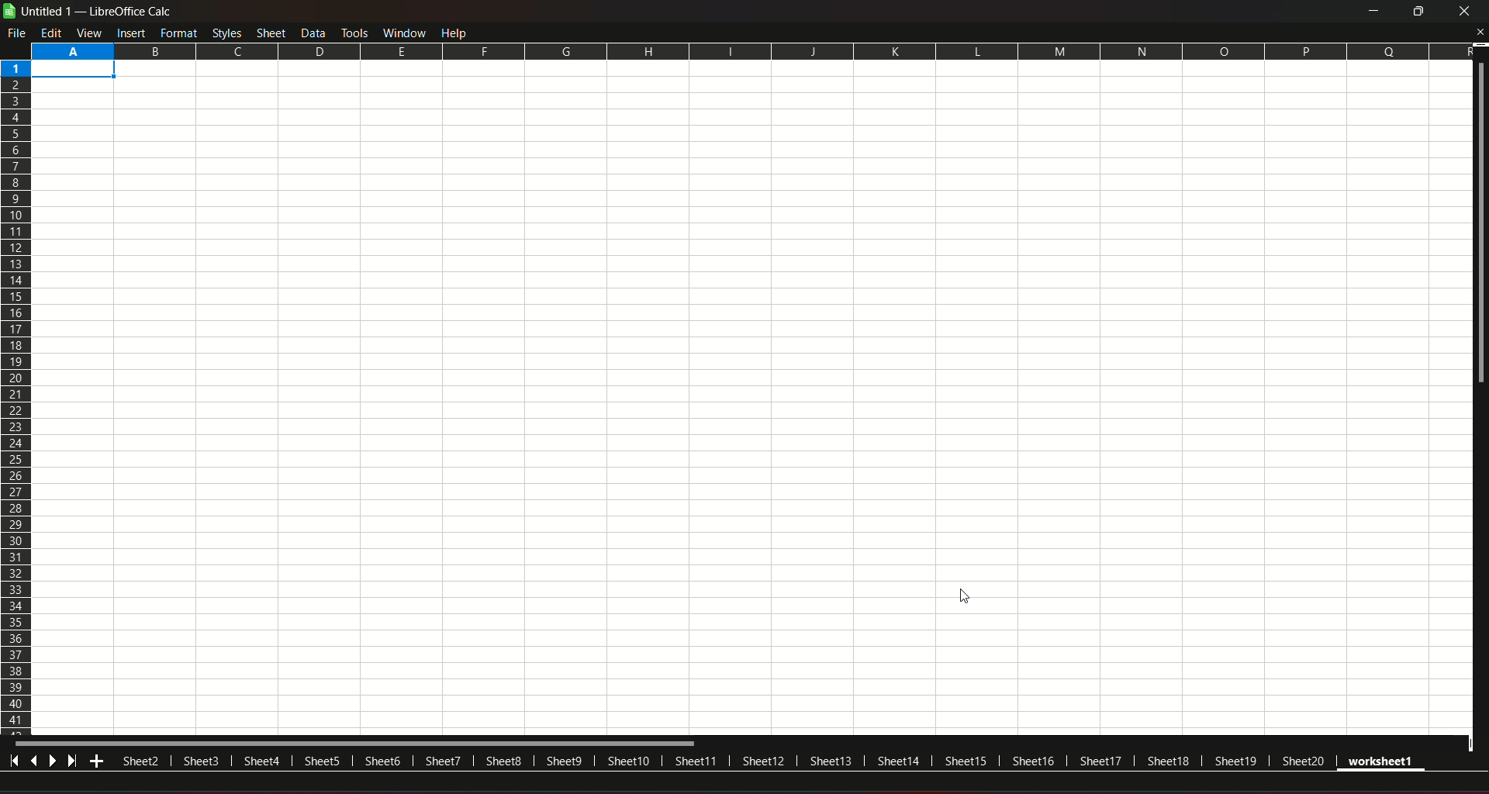 The height and width of the screenshot is (794, 1489). I want to click on Rows, so click(17, 398).